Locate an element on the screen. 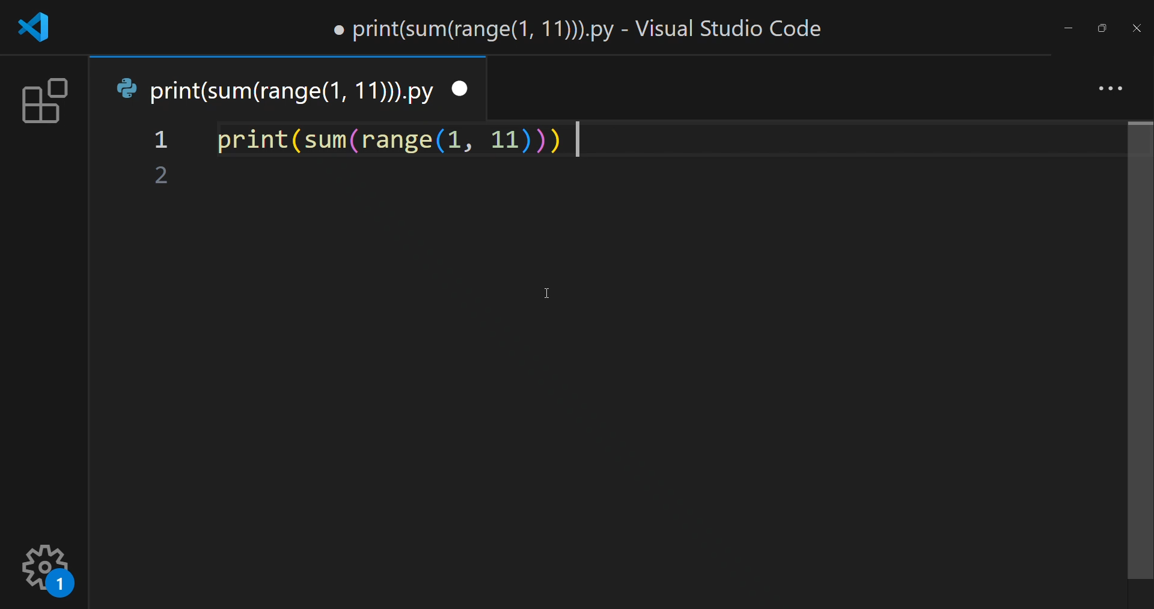 The height and width of the screenshot is (609, 1154). print (sum(range(1, 11))) is located at coordinates (386, 143).